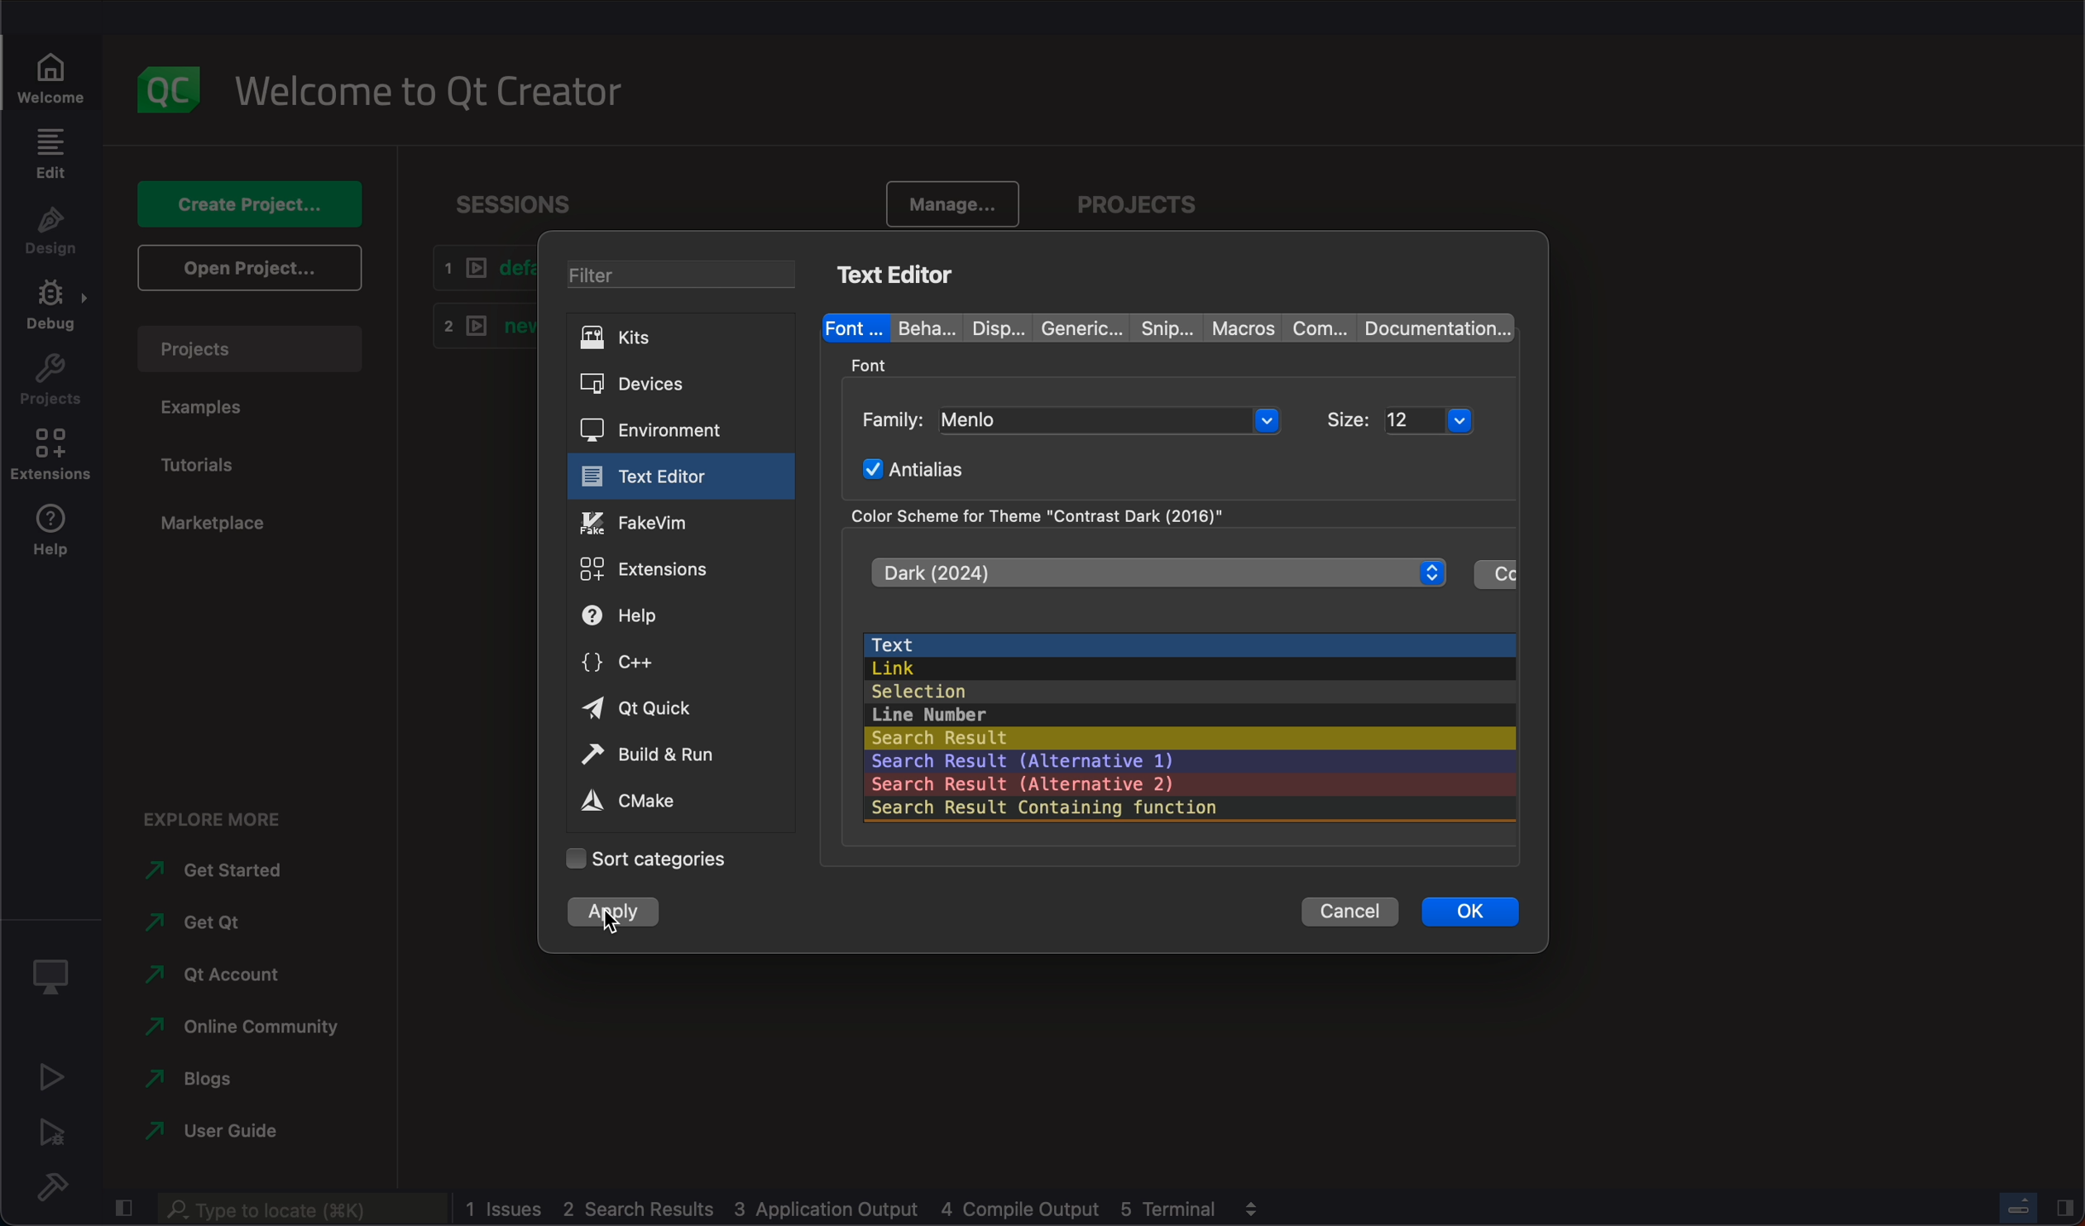 The height and width of the screenshot is (1226, 2085). I want to click on com, so click(1312, 328).